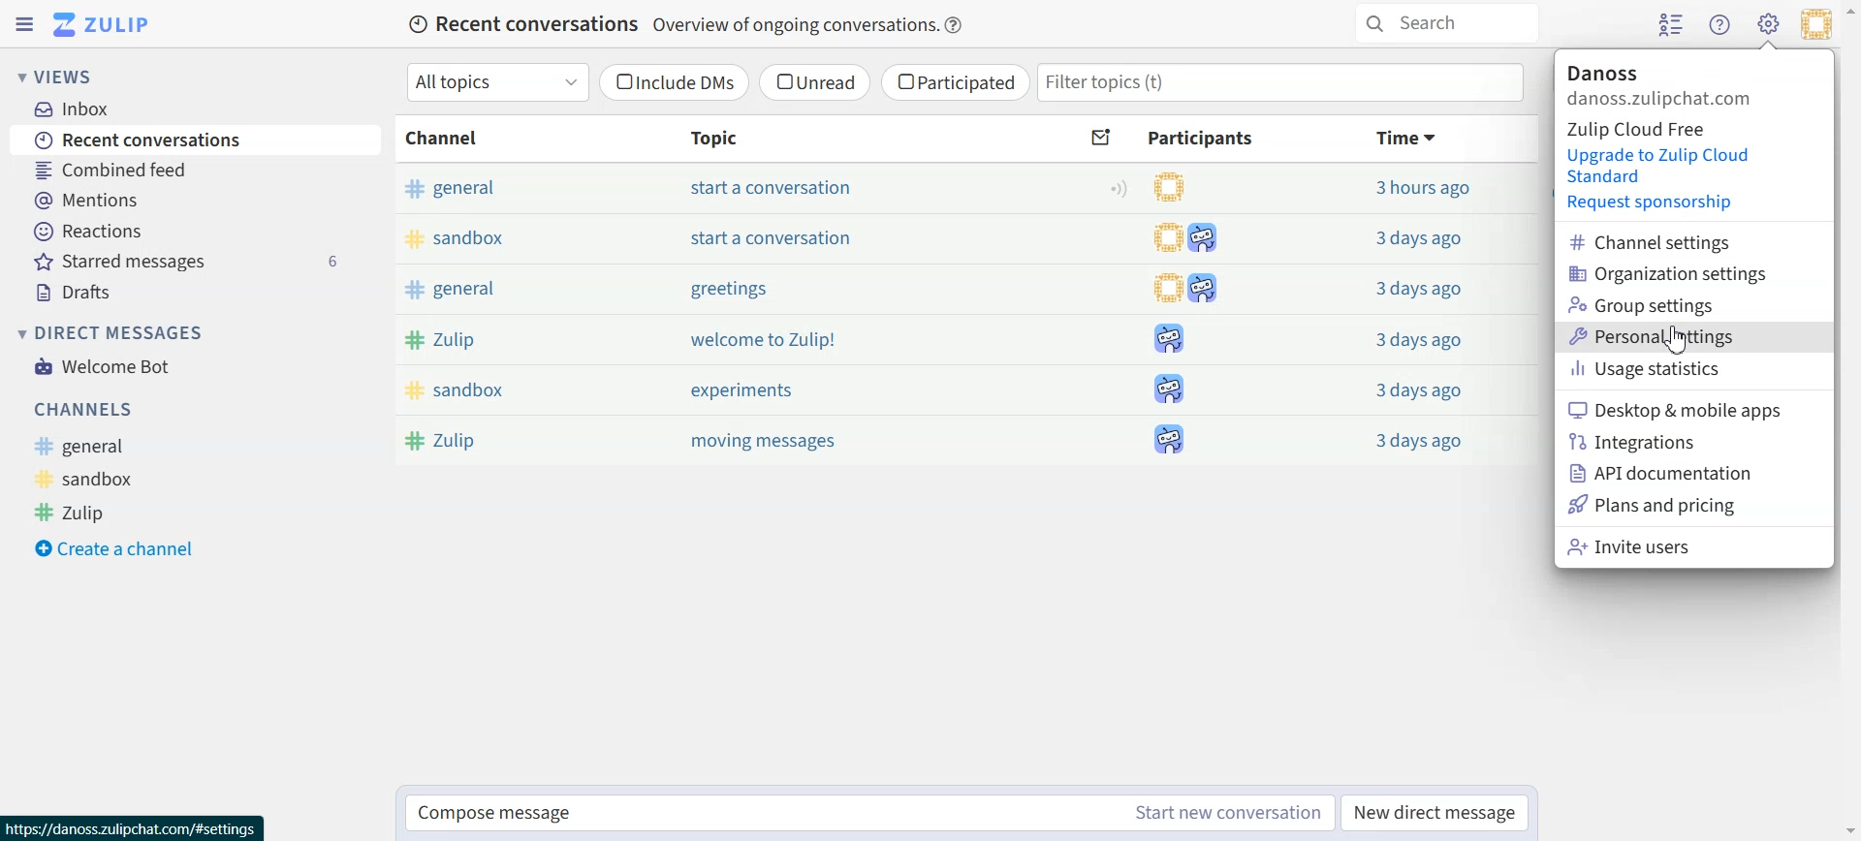  What do you see at coordinates (1663, 304) in the screenshot?
I see `Group settings` at bounding box center [1663, 304].